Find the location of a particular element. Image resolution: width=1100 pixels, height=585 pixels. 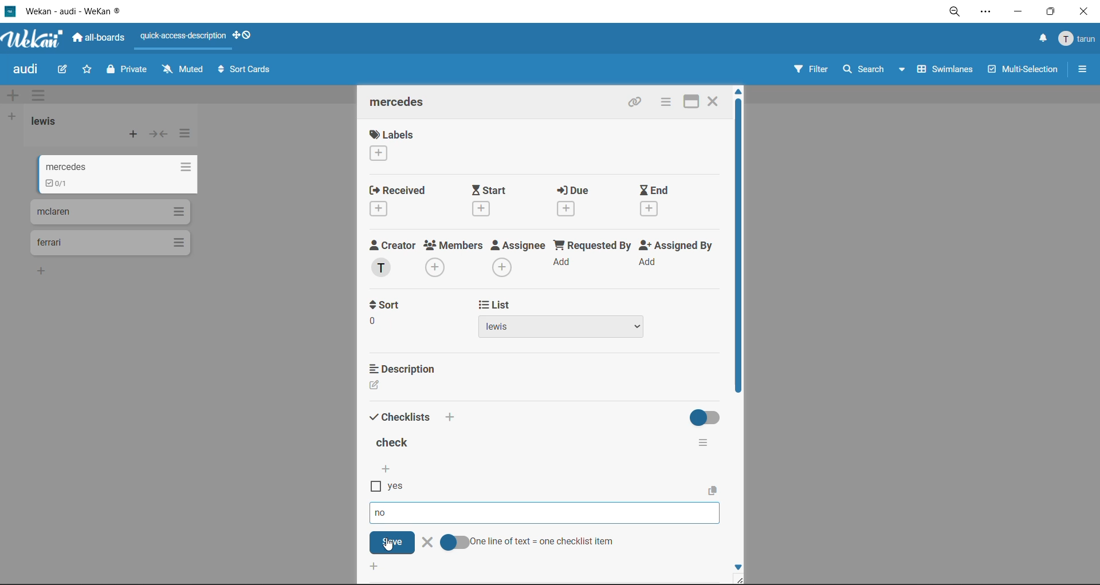

all boards is located at coordinates (103, 39).